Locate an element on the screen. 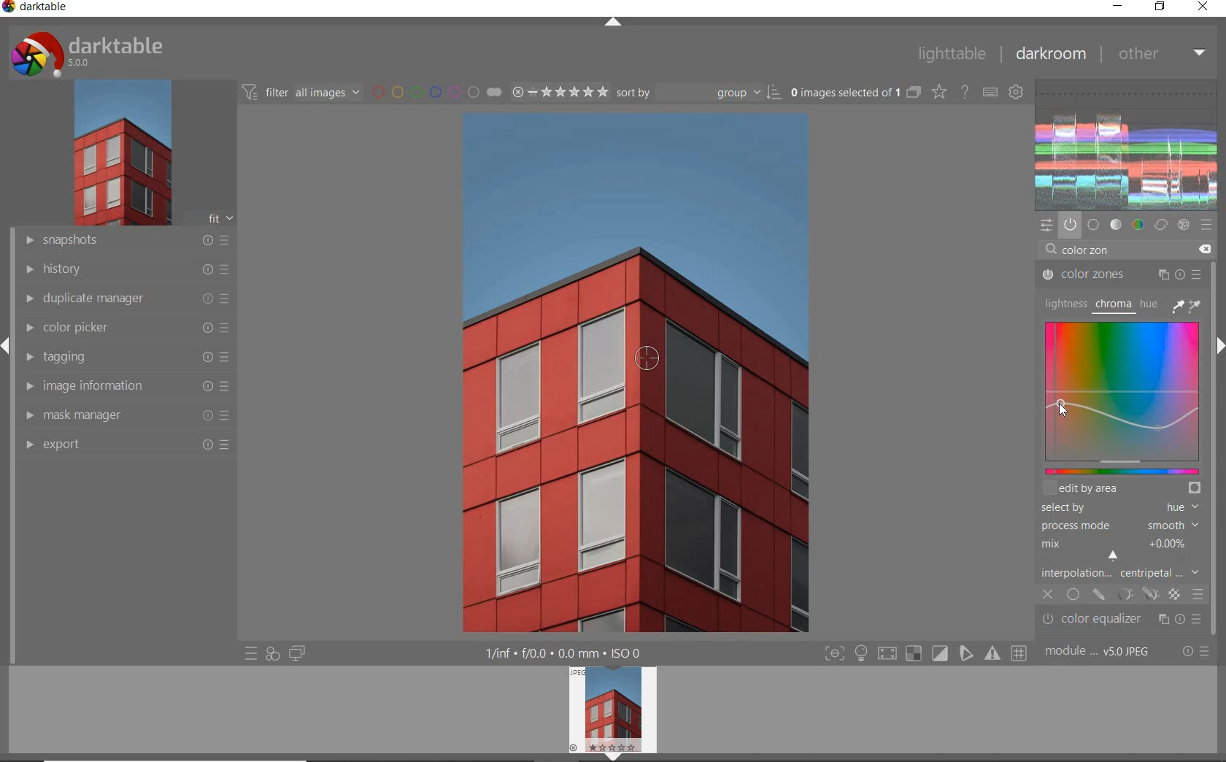 The width and height of the screenshot is (1226, 762). filter all images is located at coordinates (302, 92).